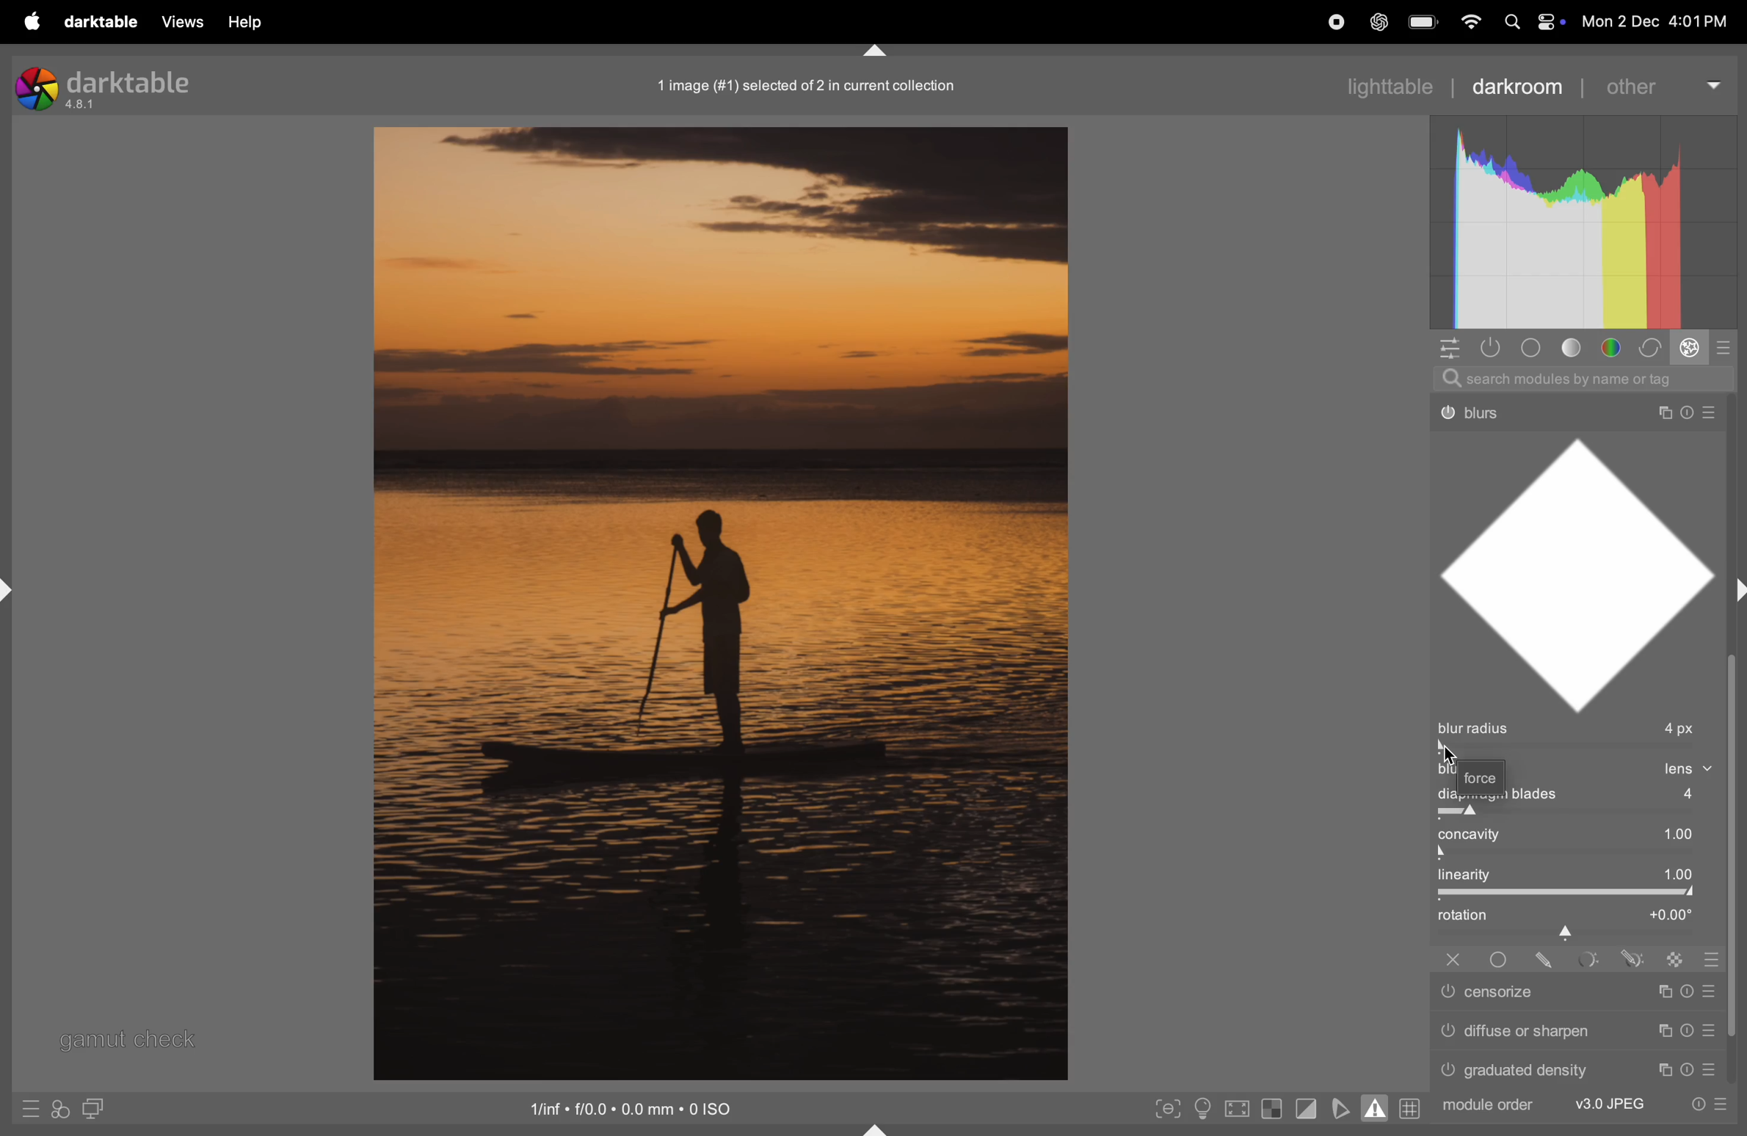 Image resolution: width=1747 pixels, height=1136 pixels. I want to click on date and time, so click(1656, 16).